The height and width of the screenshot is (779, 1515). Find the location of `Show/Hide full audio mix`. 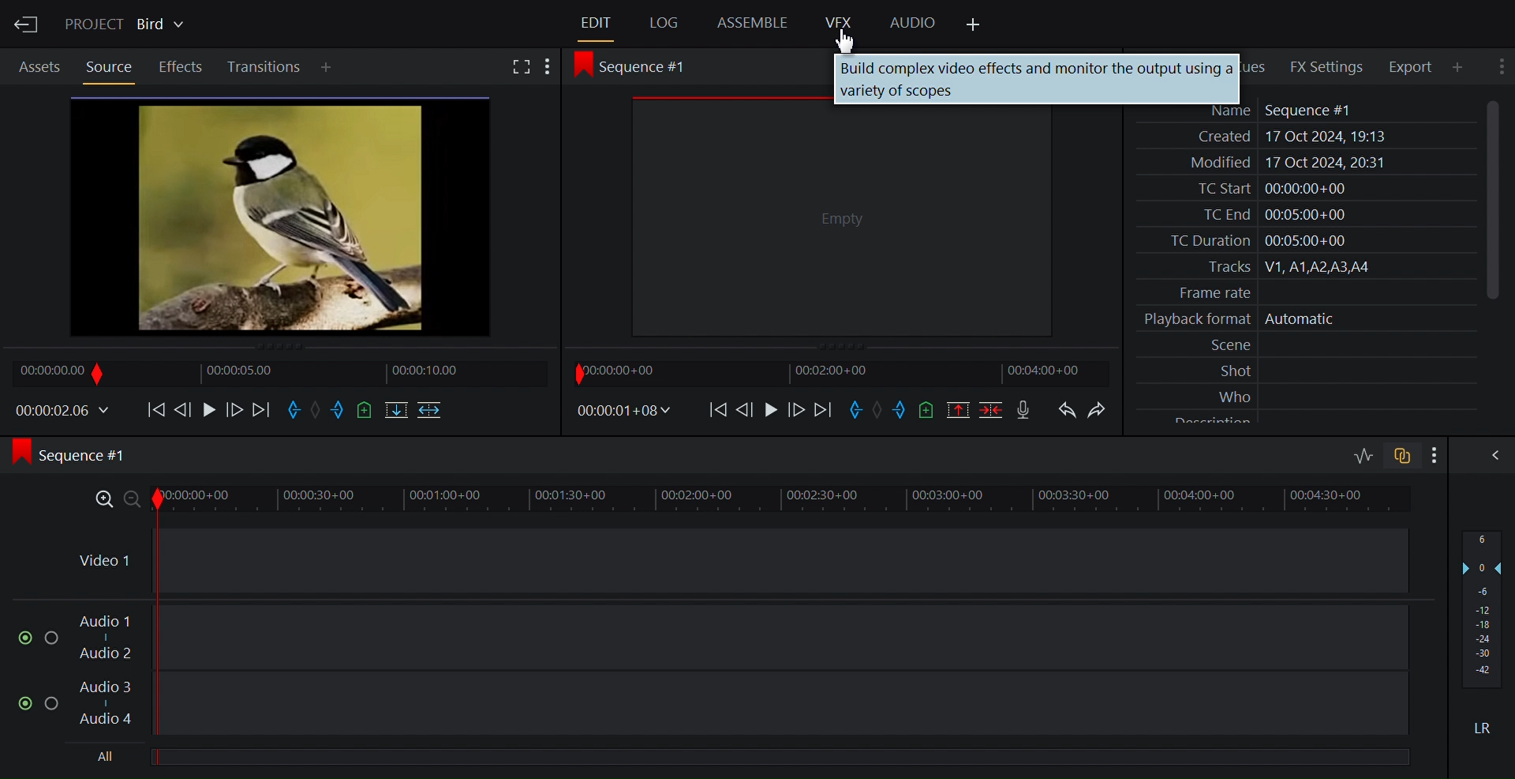

Show/Hide full audio mix is located at coordinates (1490, 456).